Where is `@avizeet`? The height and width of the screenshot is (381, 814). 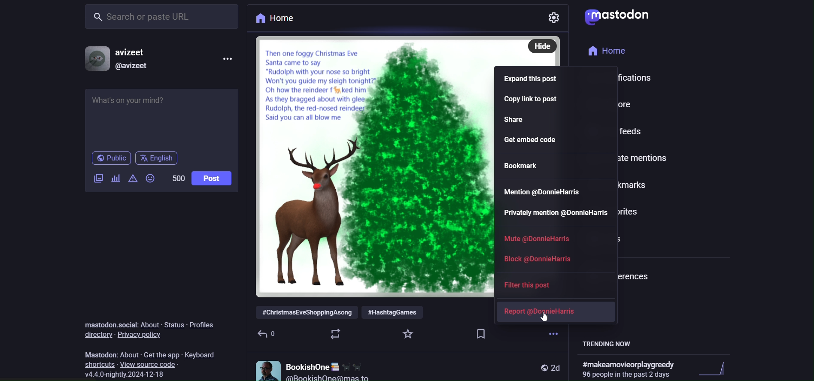 @avizeet is located at coordinates (133, 68).